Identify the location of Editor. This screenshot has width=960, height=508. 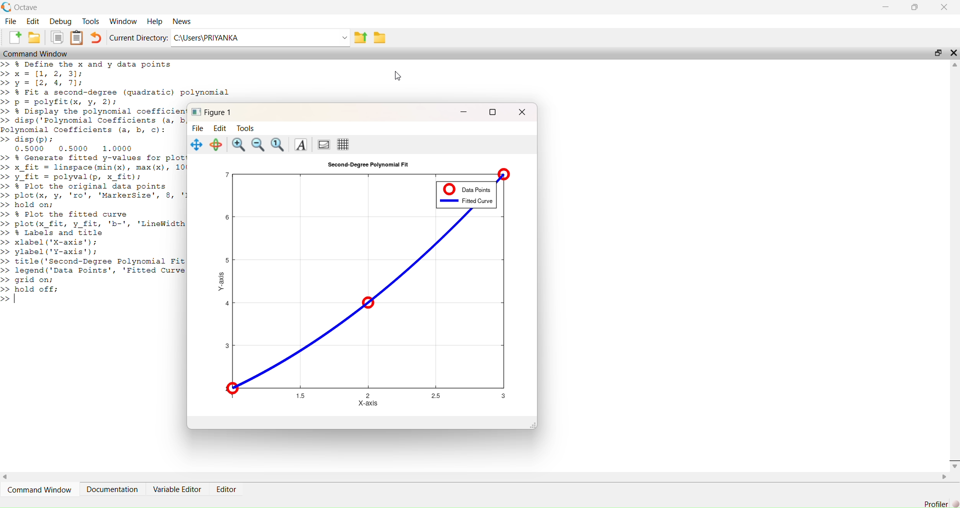
(227, 490).